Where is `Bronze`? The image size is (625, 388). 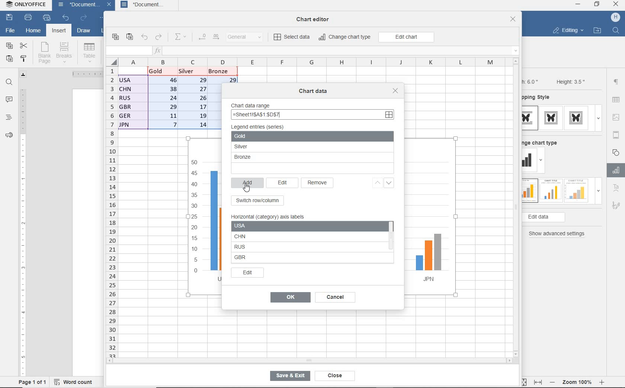 Bronze is located at coordinates (274, 158).